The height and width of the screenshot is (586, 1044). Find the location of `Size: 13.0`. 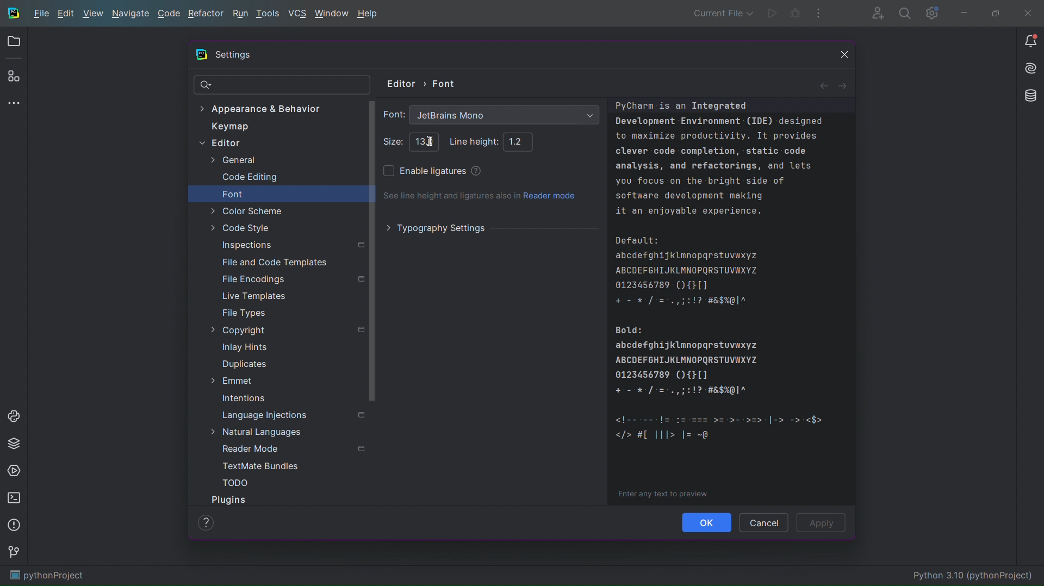

Size: 13.0 is located at coordinates (424, 141).